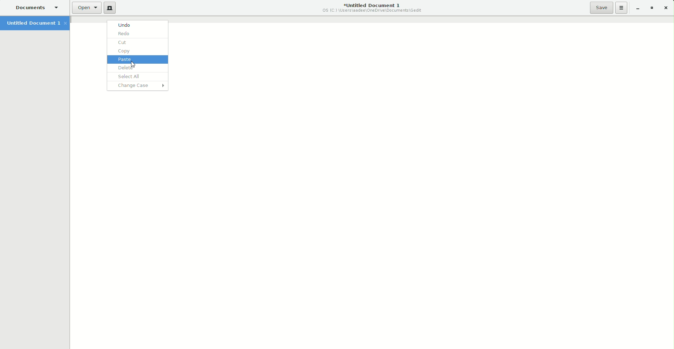  What do you see at coordinates (140, 86) in the screenshot?
I see `Change Case` at bounding box center [140, 86].